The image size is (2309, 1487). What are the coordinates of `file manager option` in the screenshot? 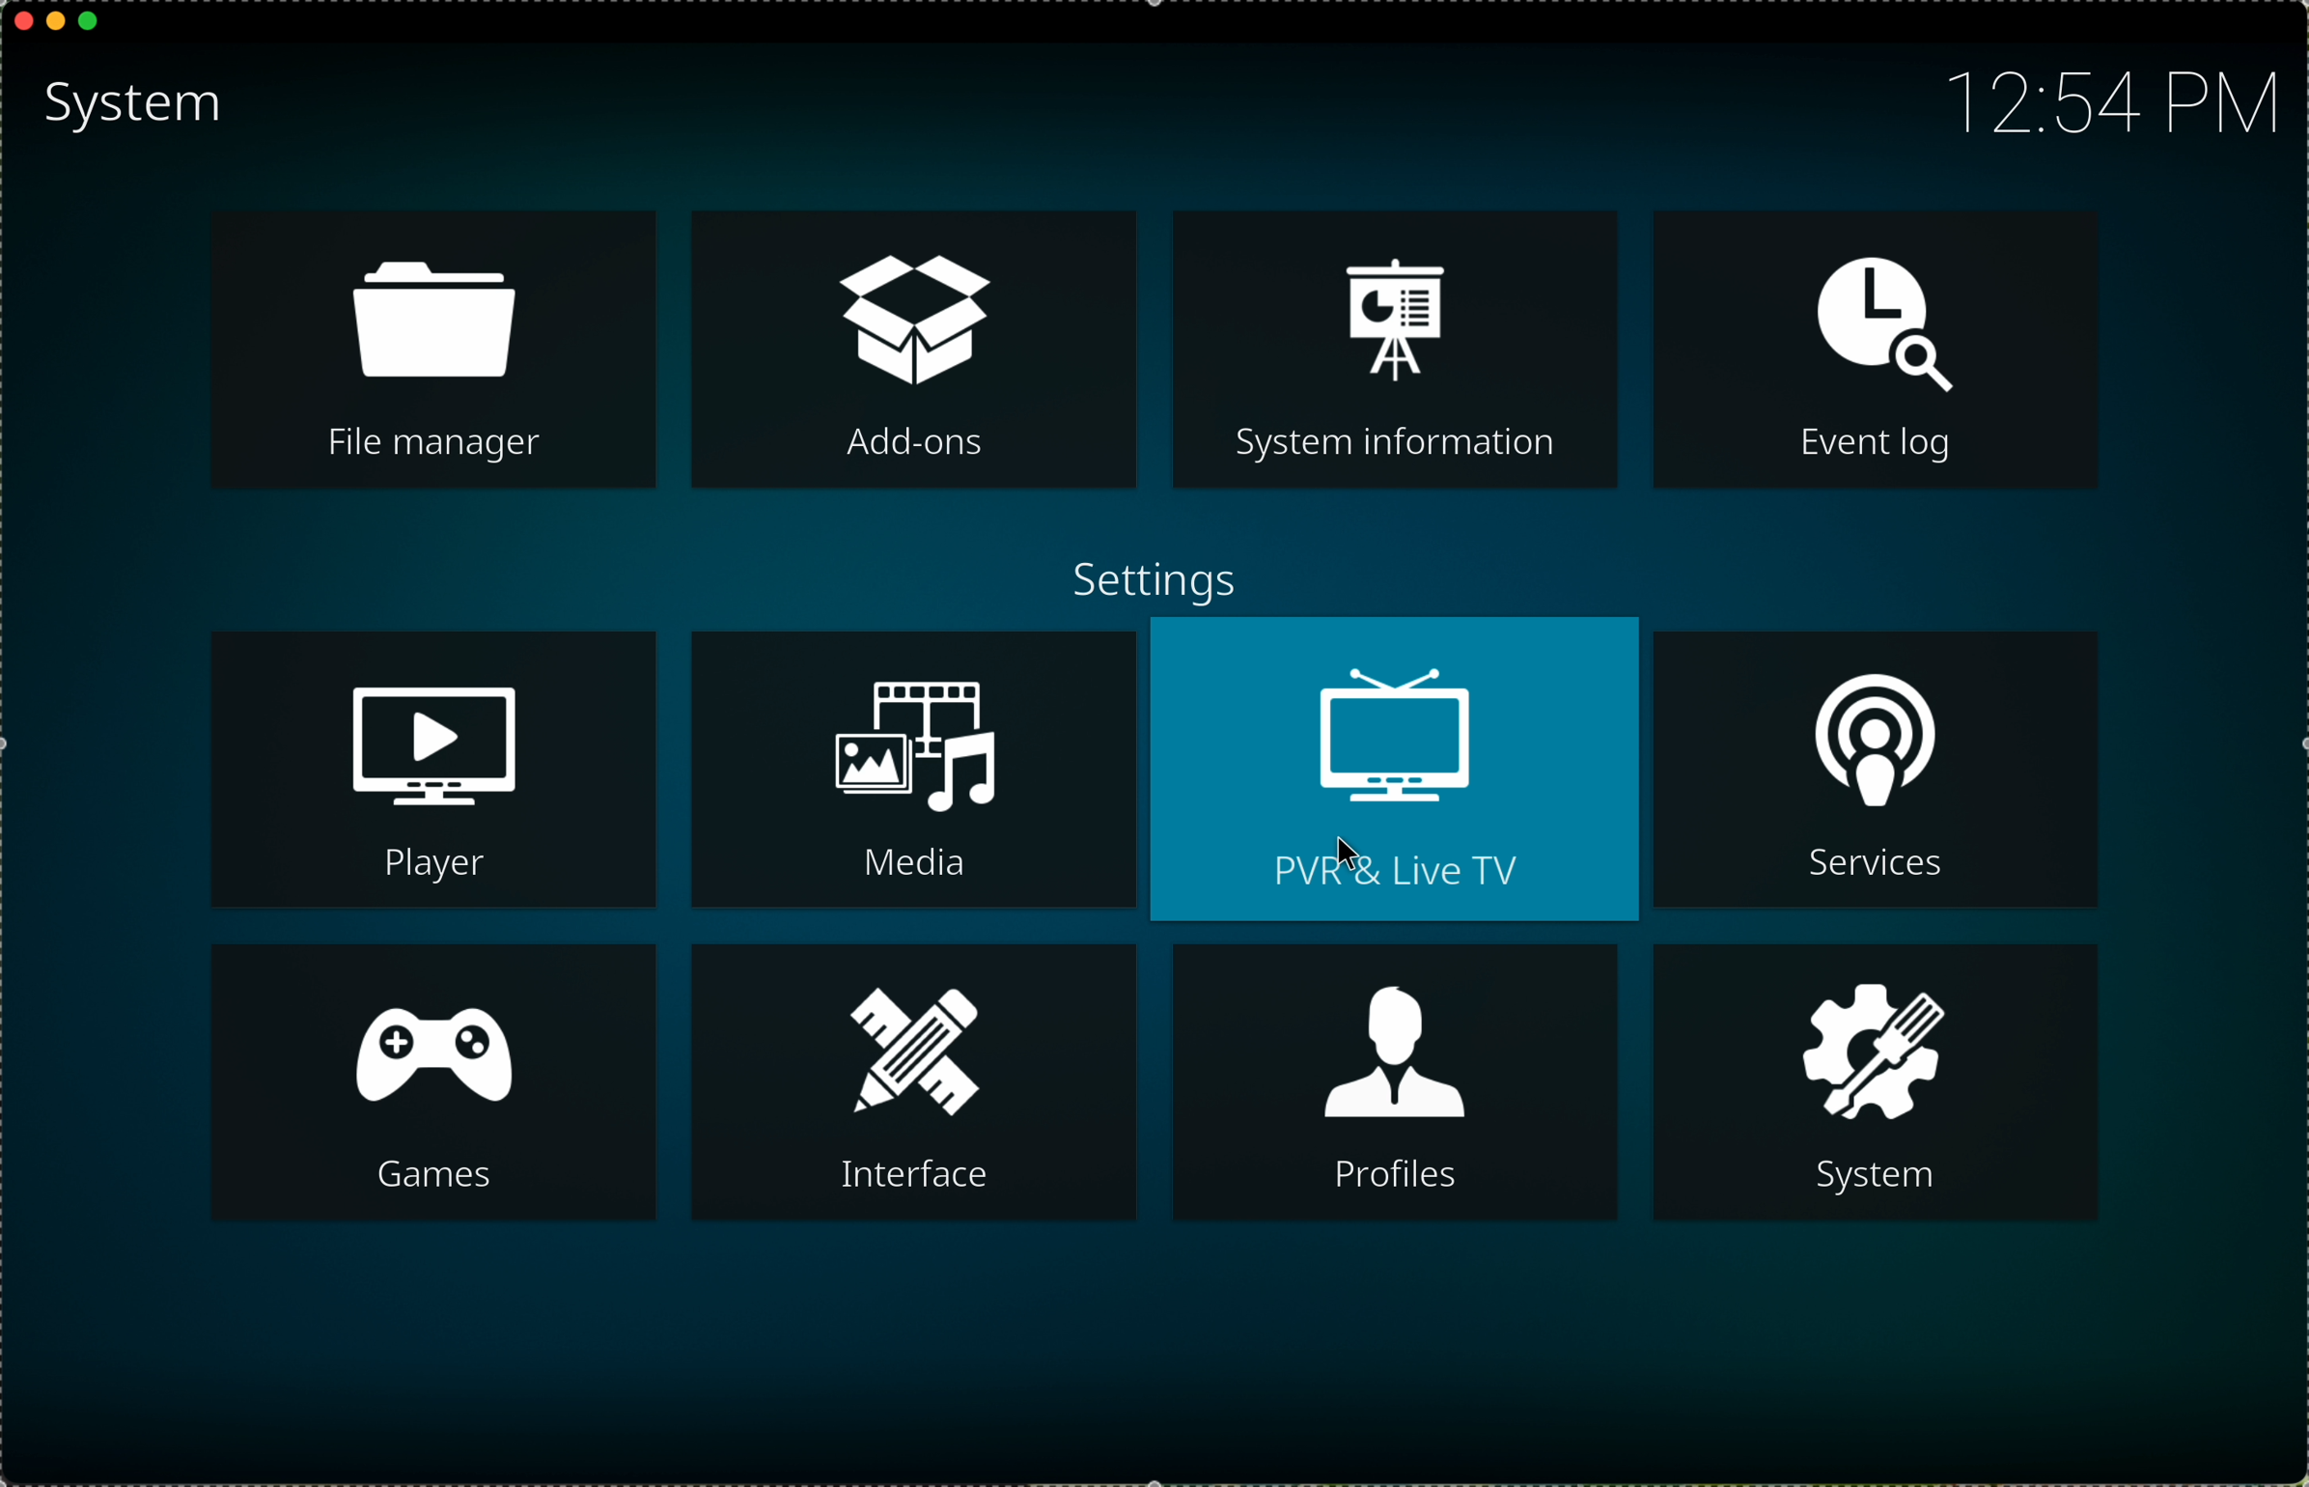 It's located at (432, 352).